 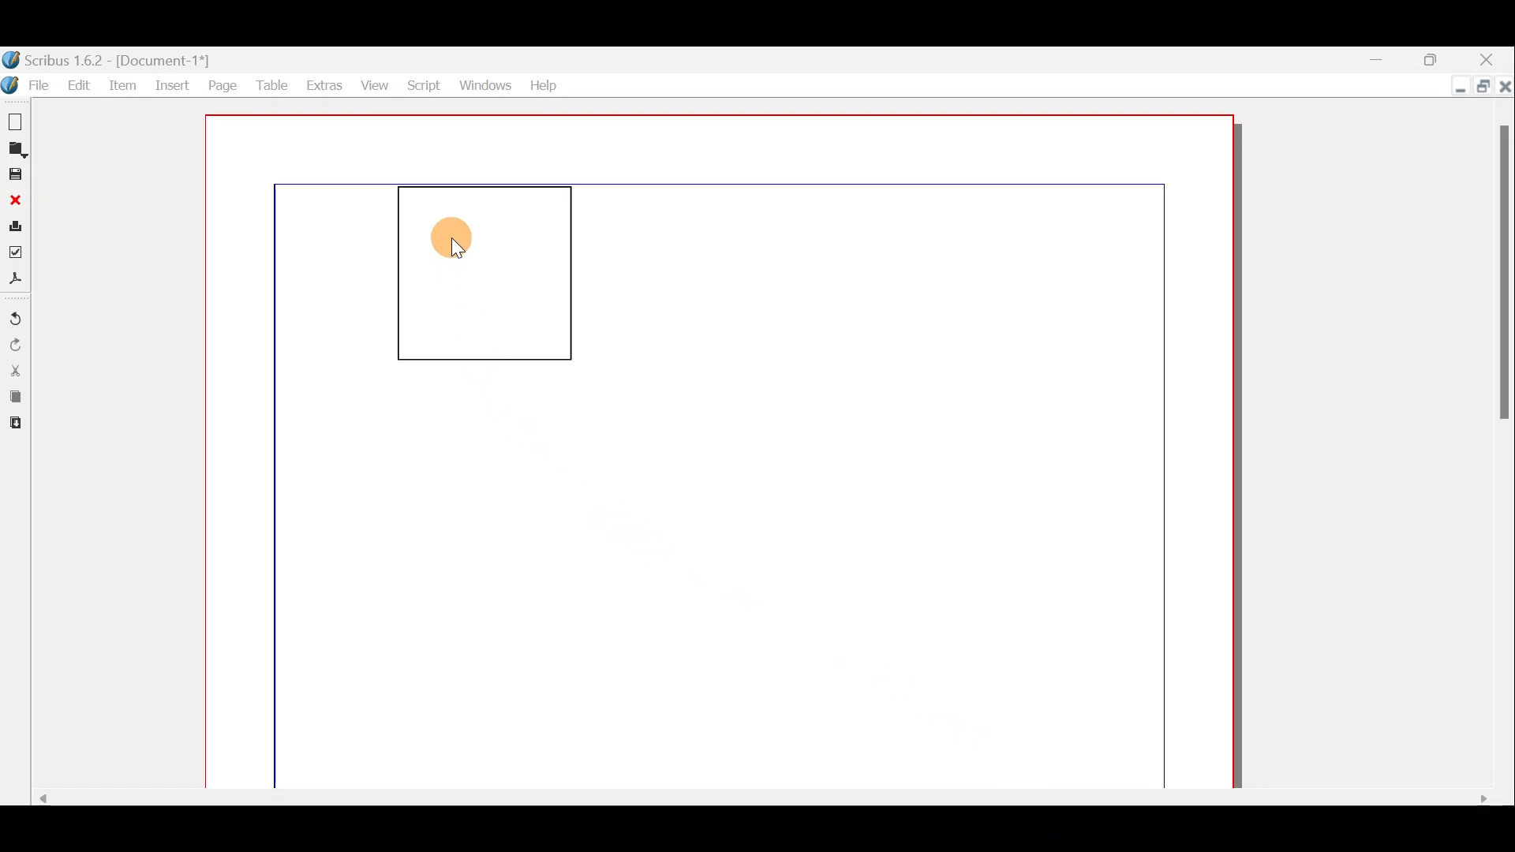 I want to click on Table, so click(x=271, y=87).